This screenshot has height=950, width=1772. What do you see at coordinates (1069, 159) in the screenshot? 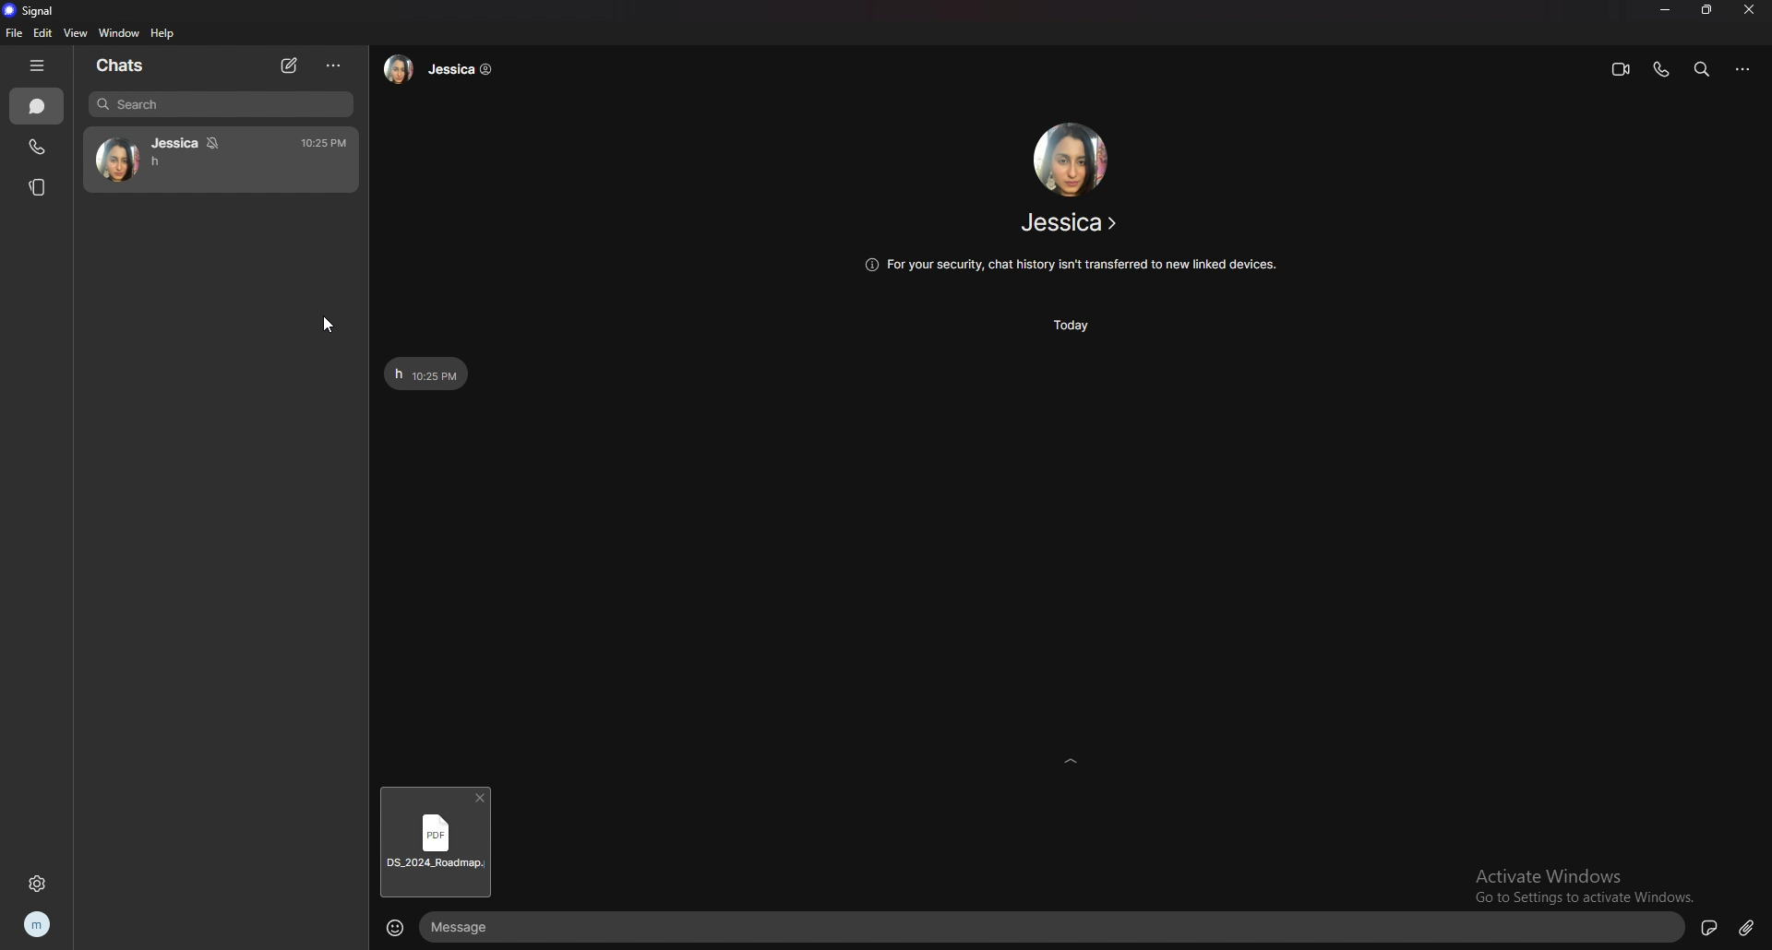
I see `contact photo` at bounding box center [1069, 159].